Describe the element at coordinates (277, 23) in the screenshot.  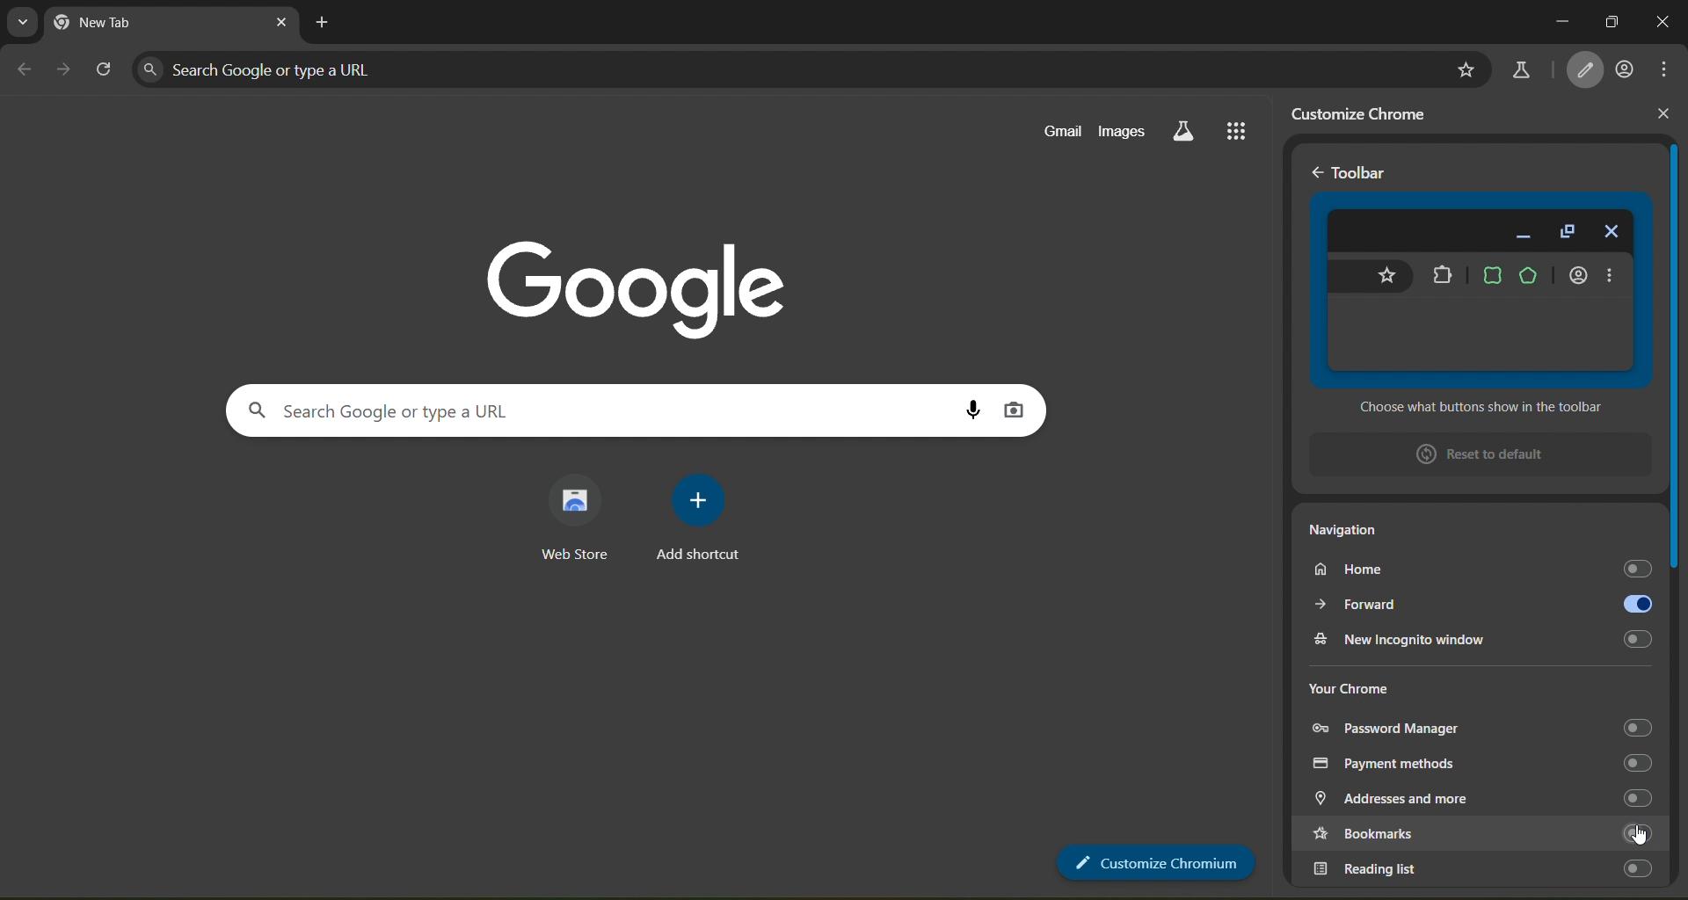
I see `close` at that location.